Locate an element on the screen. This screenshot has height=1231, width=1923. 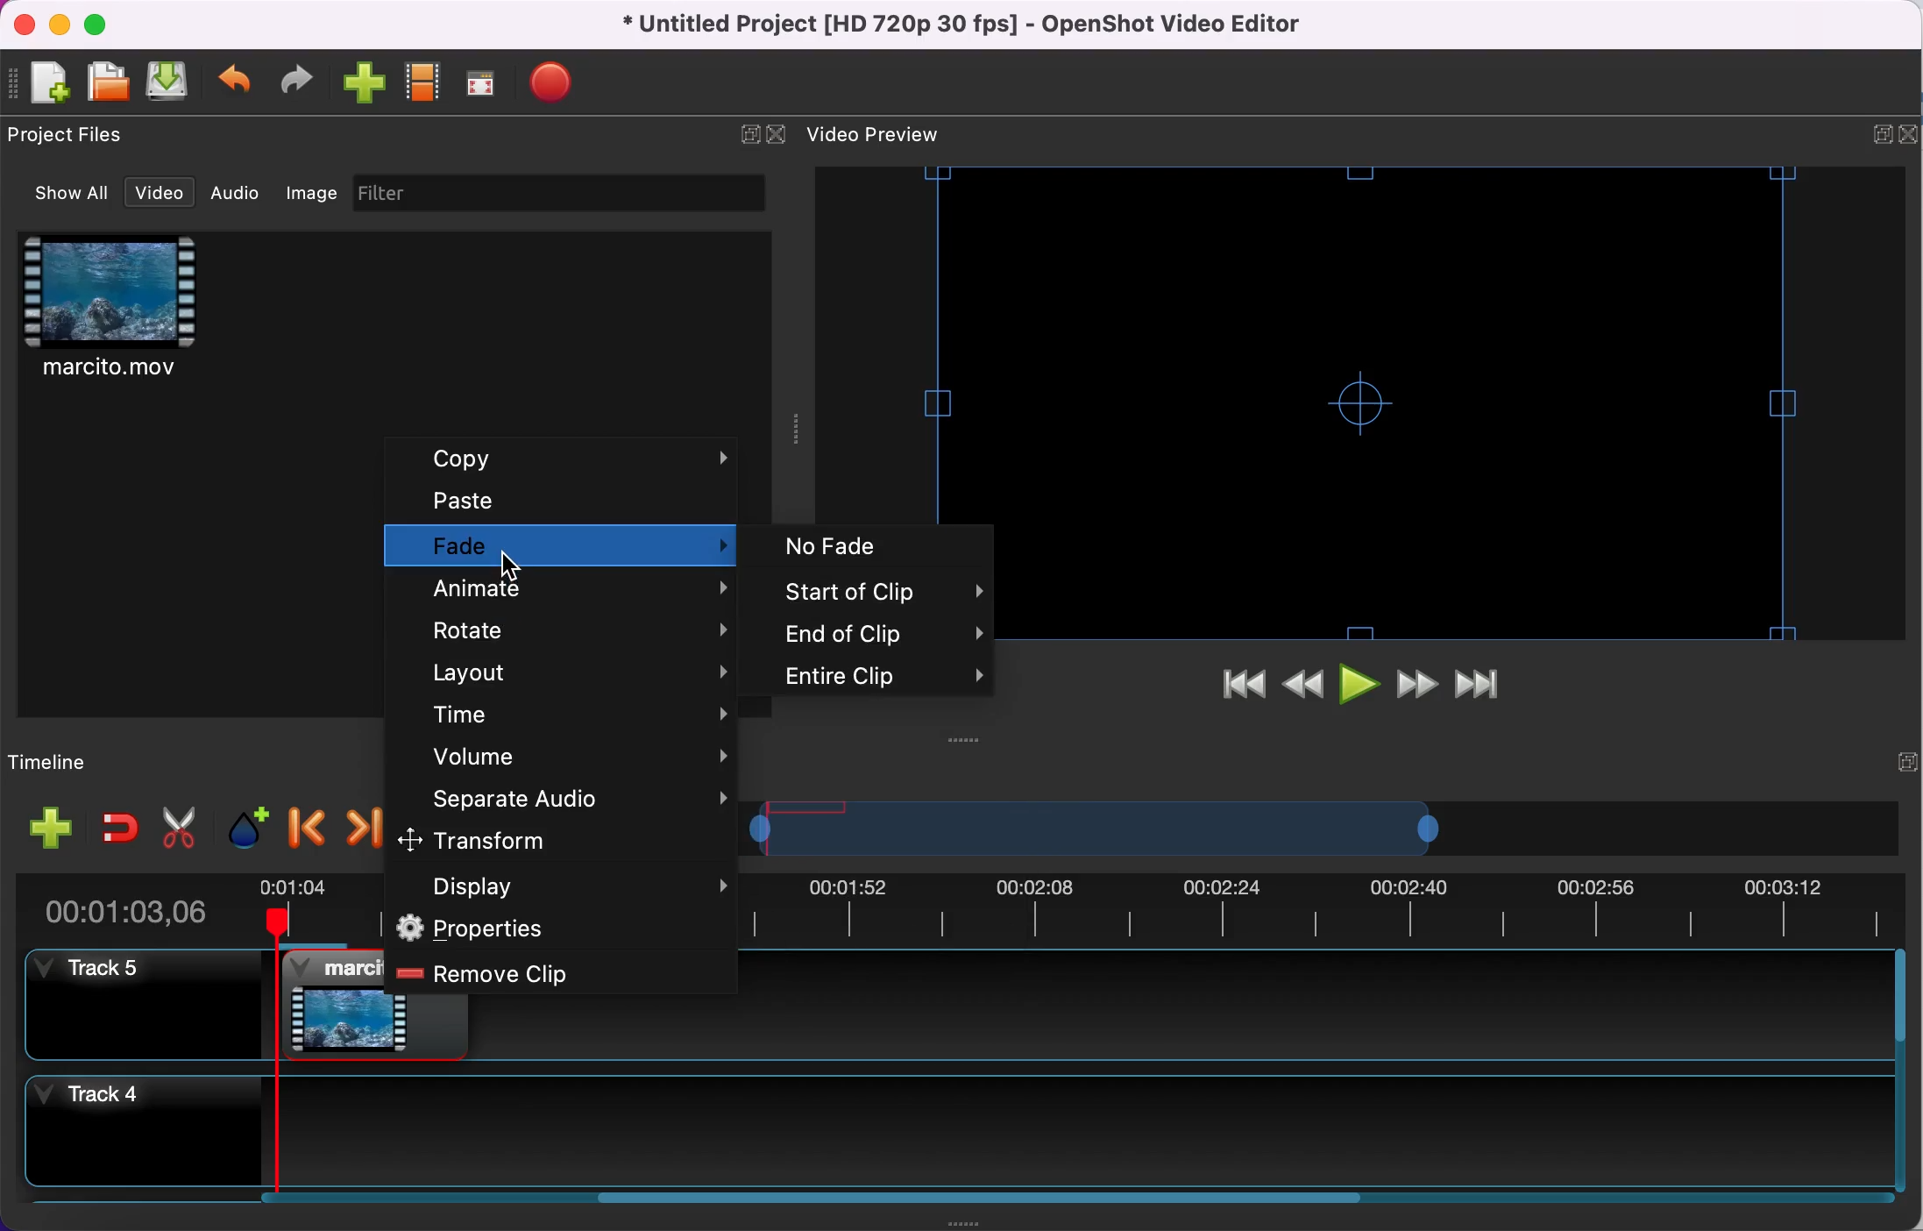
track 5 is located at coordinates (143, 1010).